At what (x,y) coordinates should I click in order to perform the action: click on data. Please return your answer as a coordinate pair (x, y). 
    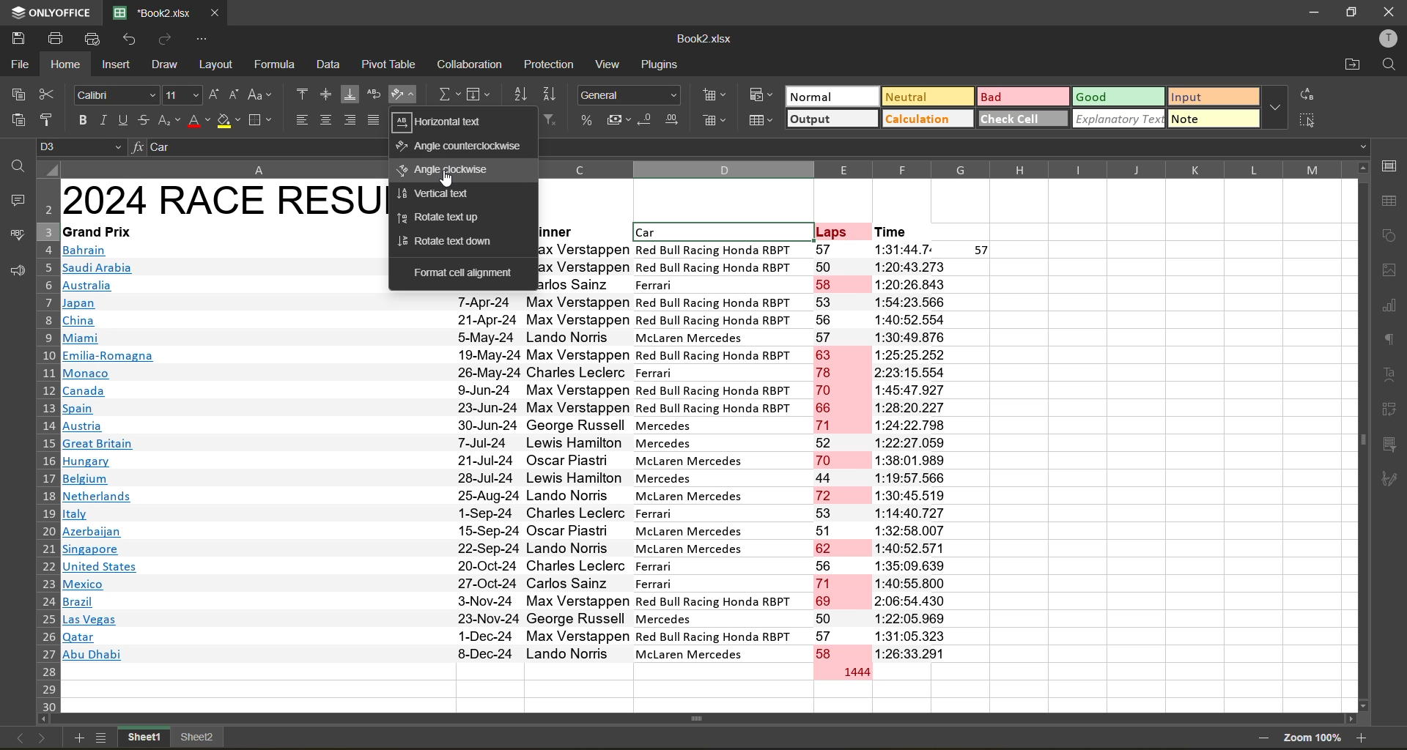
    Looking at the image, I should click on (331, 65).